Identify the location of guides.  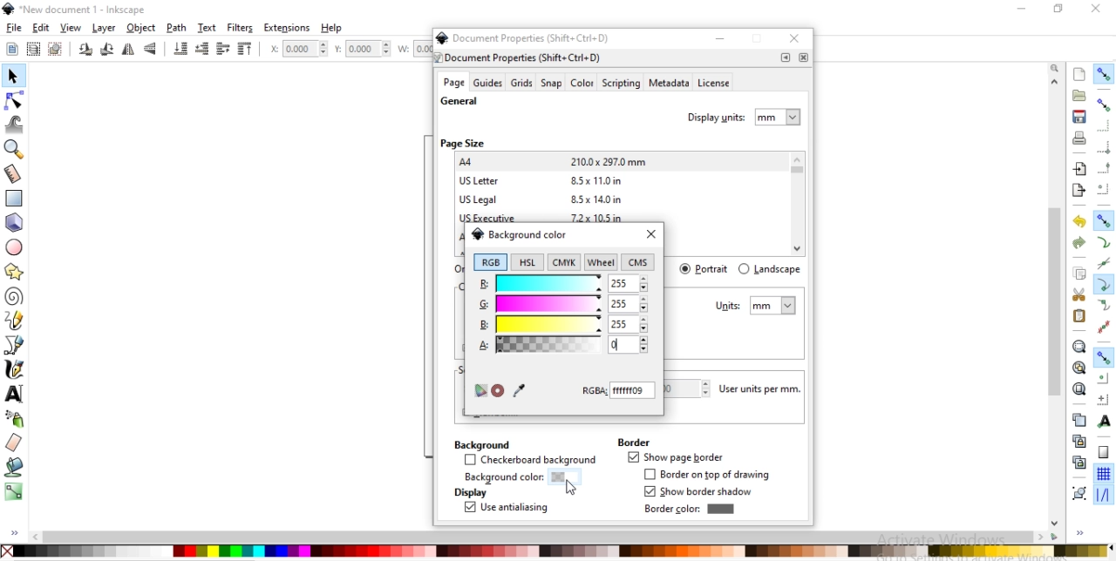
(488, 83).